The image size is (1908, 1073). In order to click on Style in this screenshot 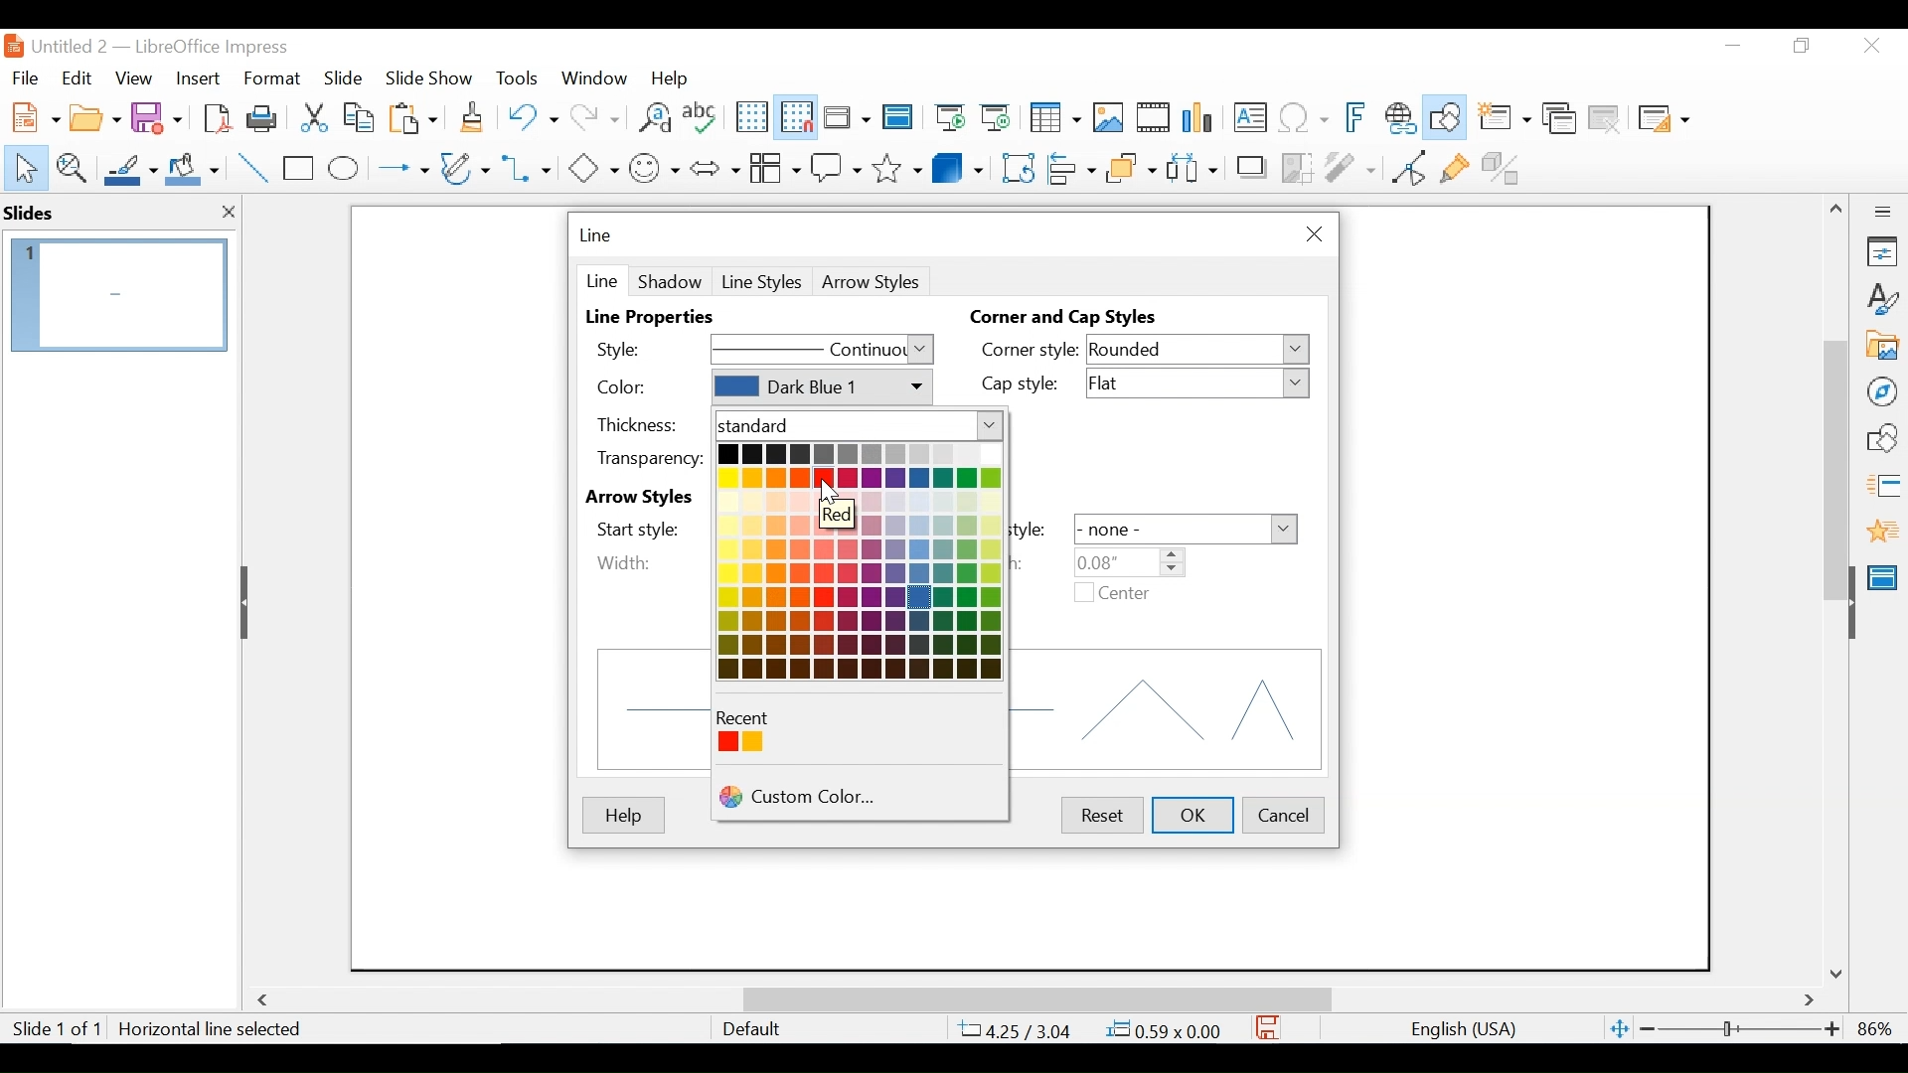, I will do `click(639, 348)`.